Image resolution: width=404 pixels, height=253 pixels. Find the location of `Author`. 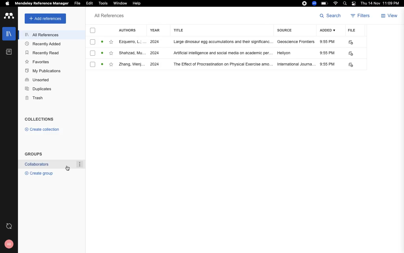

Author is located at coordinates (129, 42).